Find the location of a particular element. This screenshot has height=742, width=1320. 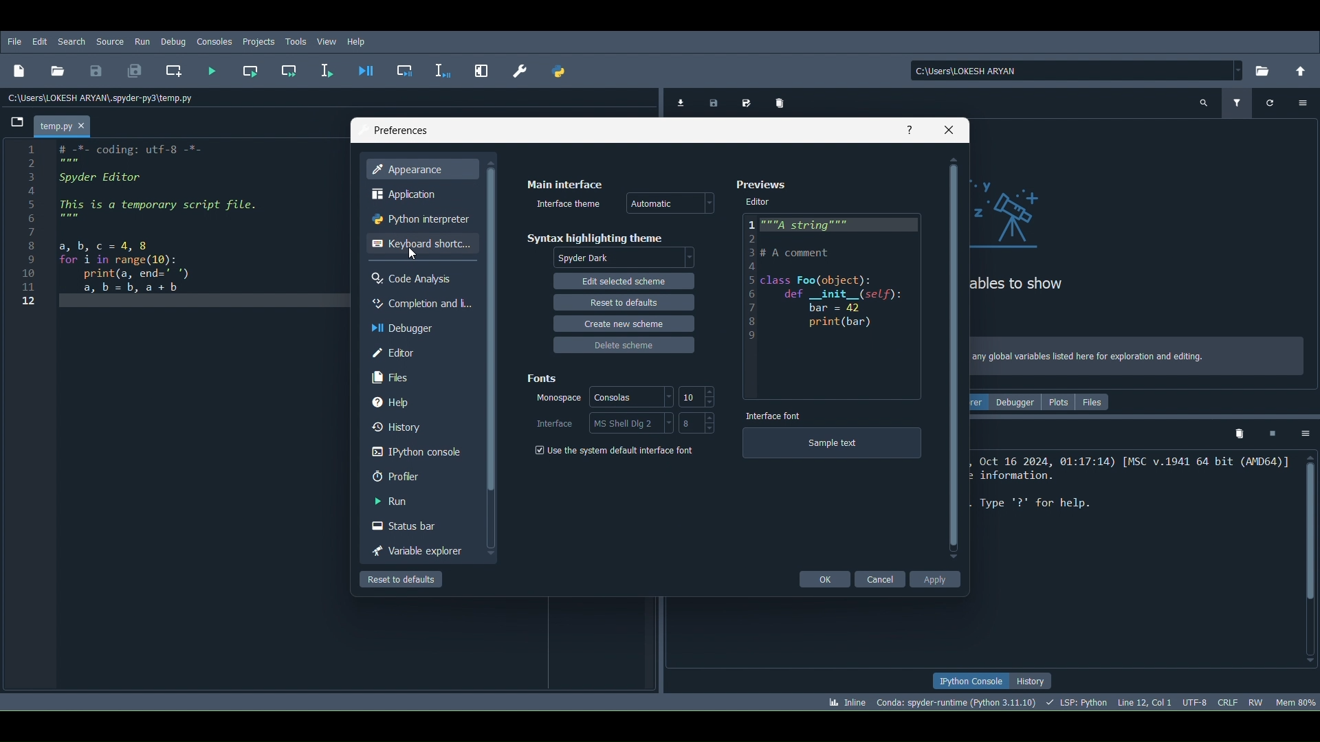

Interface is located at coordinates (553, 423).